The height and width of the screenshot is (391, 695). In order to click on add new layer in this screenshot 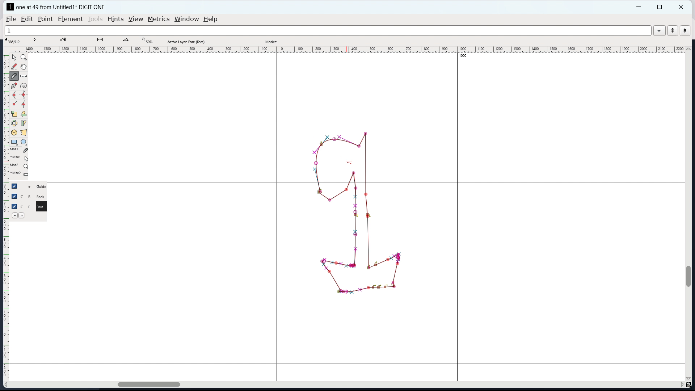, I will do `click(23, 215)`.